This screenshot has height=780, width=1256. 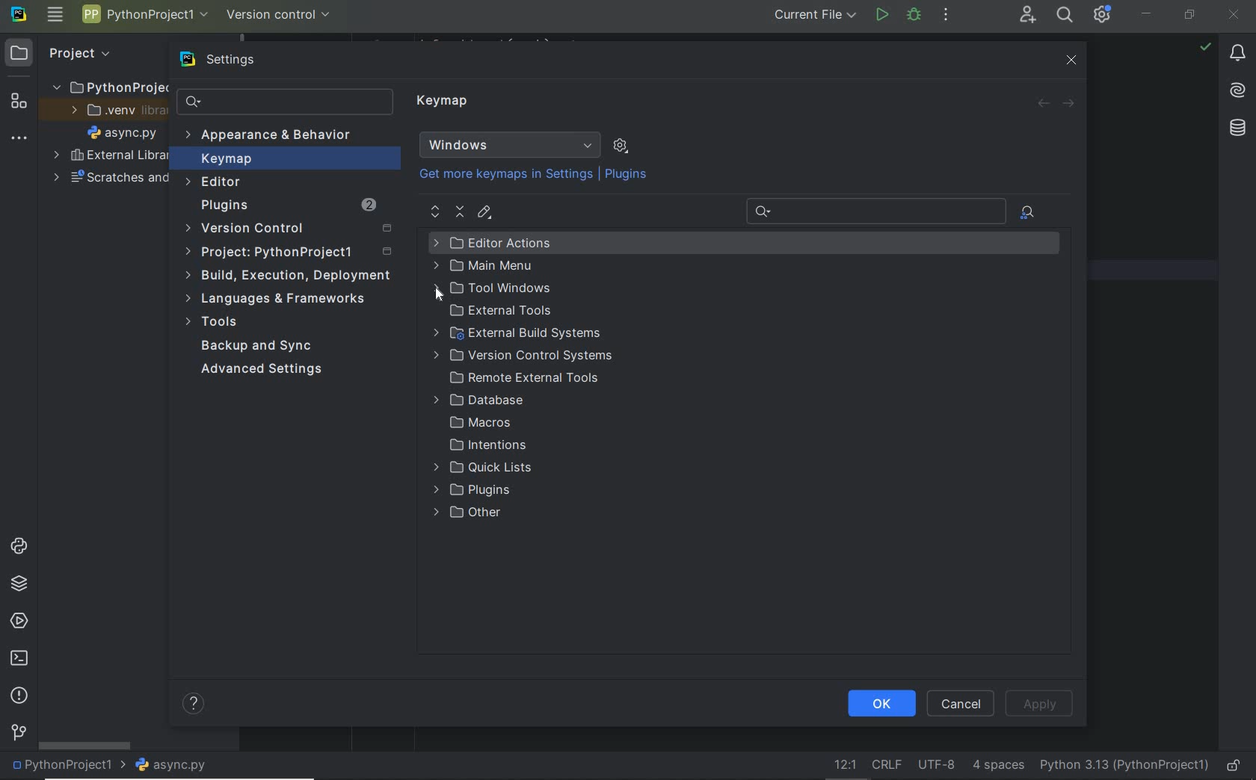 What do you see at coordinates (195, 705) in the screenshot?
I see `help` at bounding box center [195, 705].